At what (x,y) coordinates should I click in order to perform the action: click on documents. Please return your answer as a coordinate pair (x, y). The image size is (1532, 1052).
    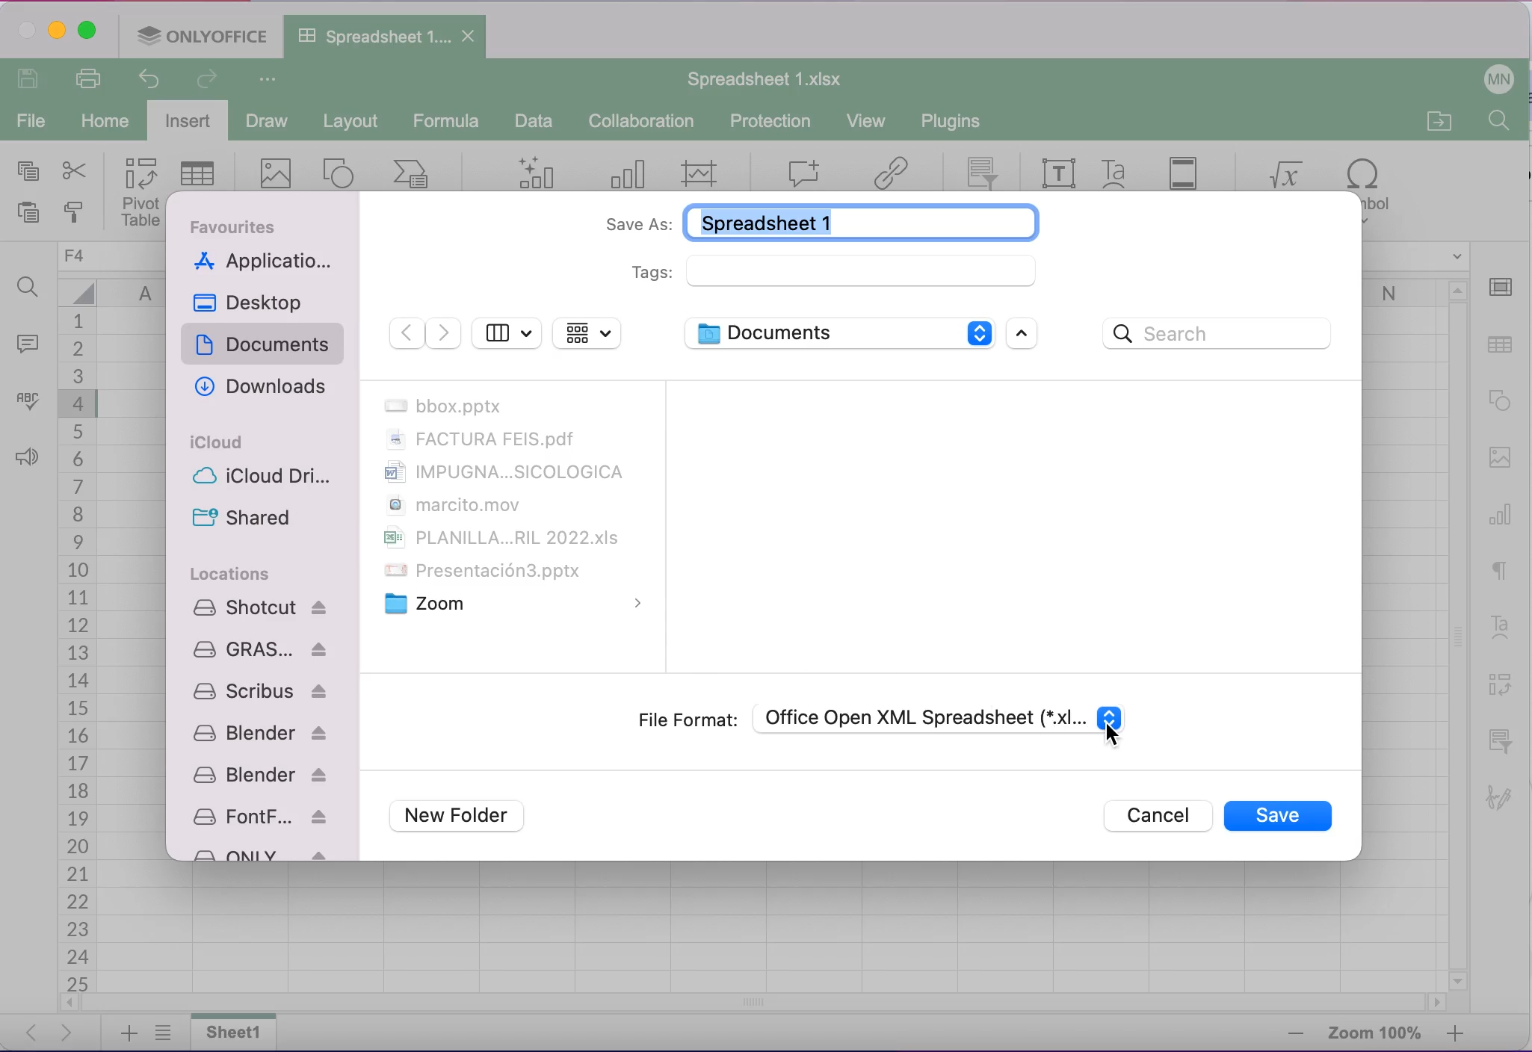
    Looking at the image, I should click on (266, 346).